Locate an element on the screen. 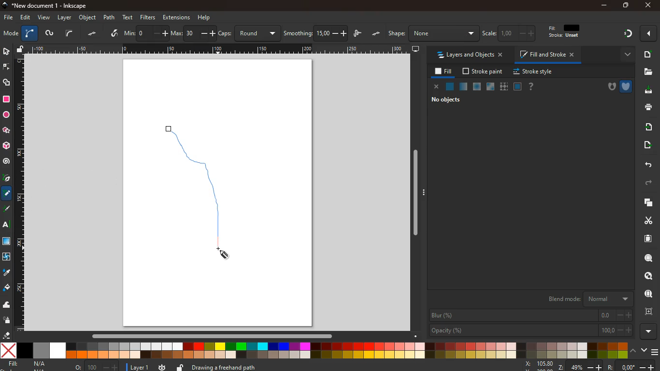 Image resolution: width=660 pixels, height=371 pixels. paper is located at coordinates (647, 238).